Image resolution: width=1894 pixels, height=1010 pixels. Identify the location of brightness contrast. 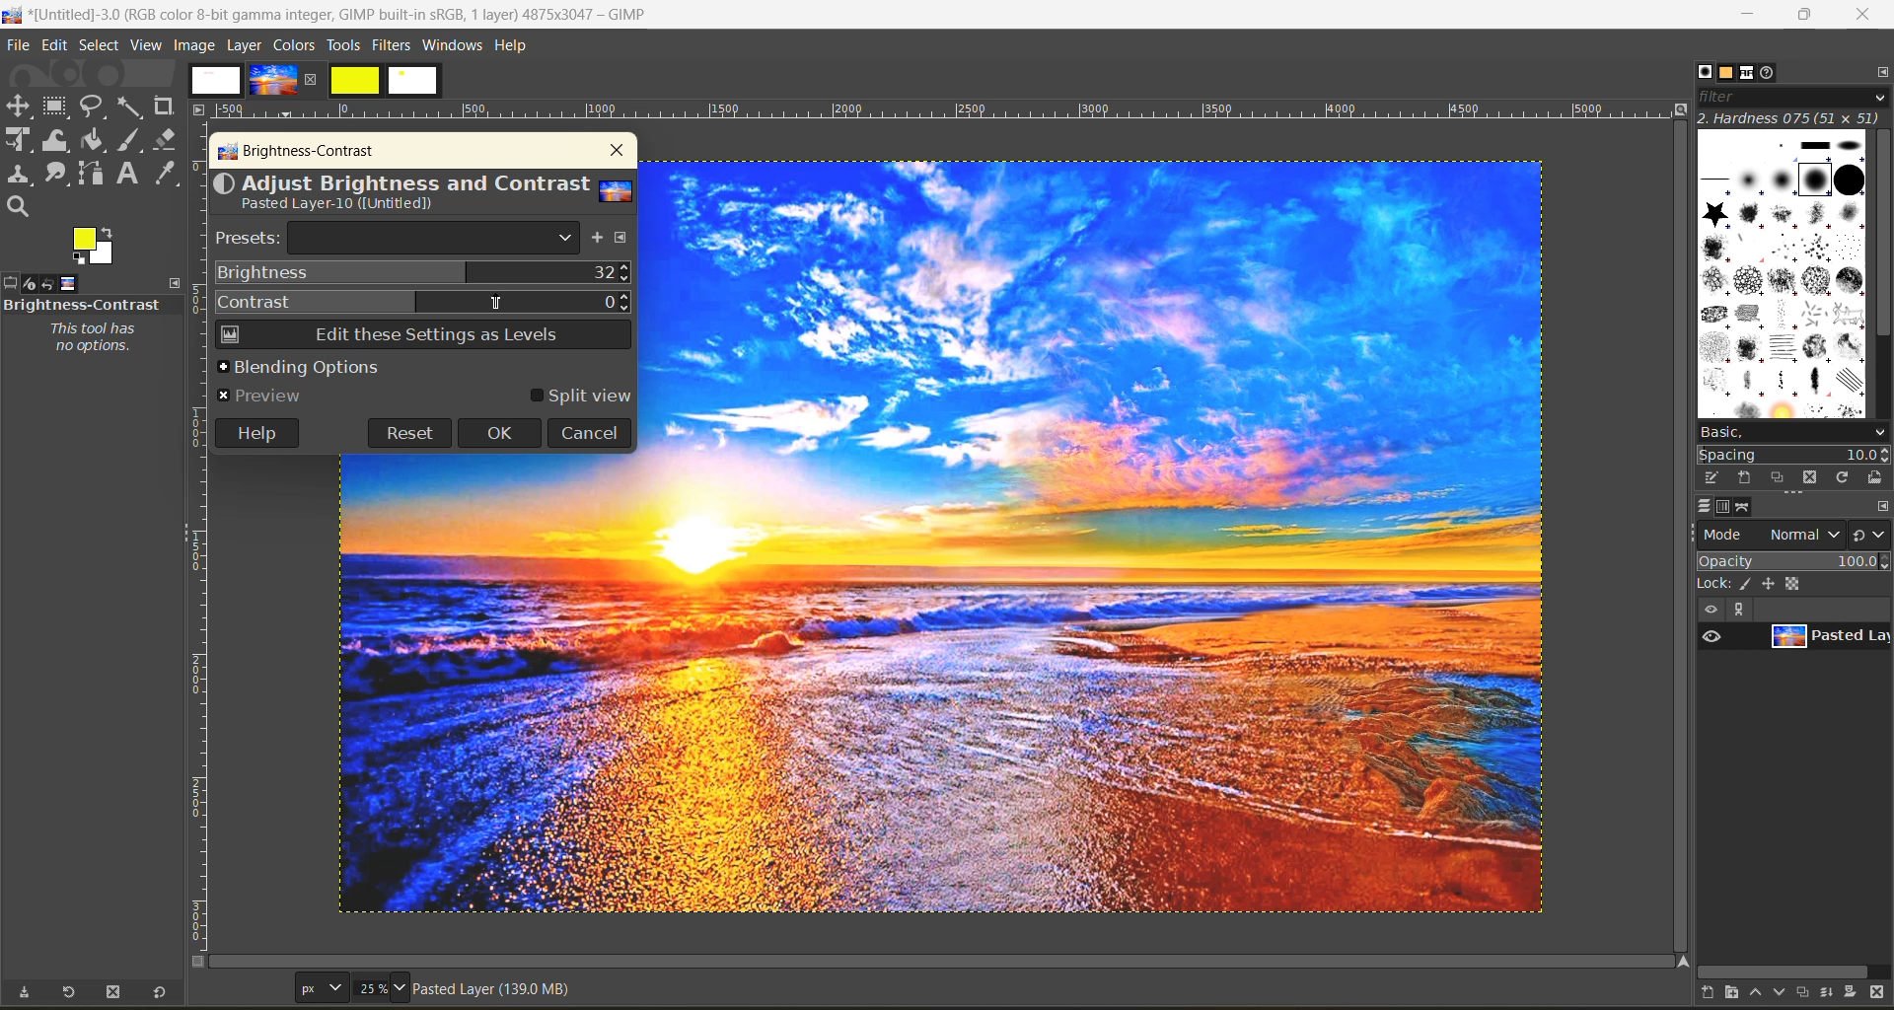
(298, 153).